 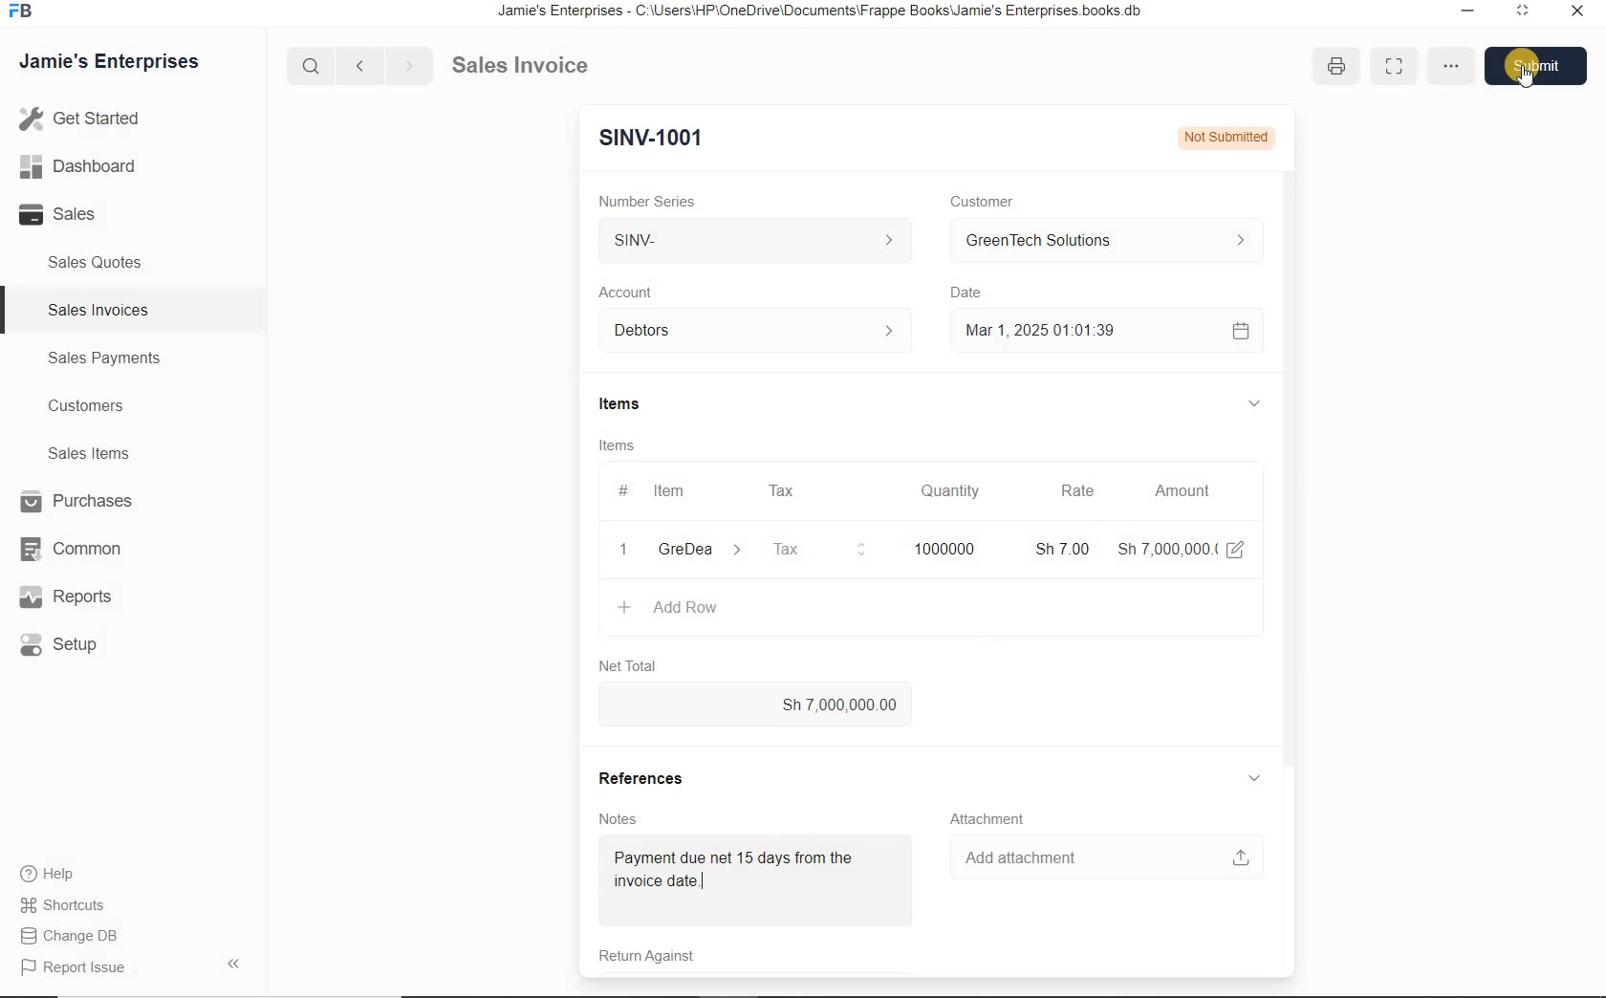 I want to click on Tax, so click(x=784, y=489).